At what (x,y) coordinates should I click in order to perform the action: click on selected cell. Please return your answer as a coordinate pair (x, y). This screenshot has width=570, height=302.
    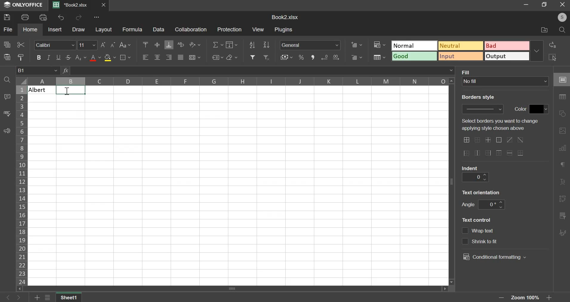
    Looking at the image, I should click on (70, 90).